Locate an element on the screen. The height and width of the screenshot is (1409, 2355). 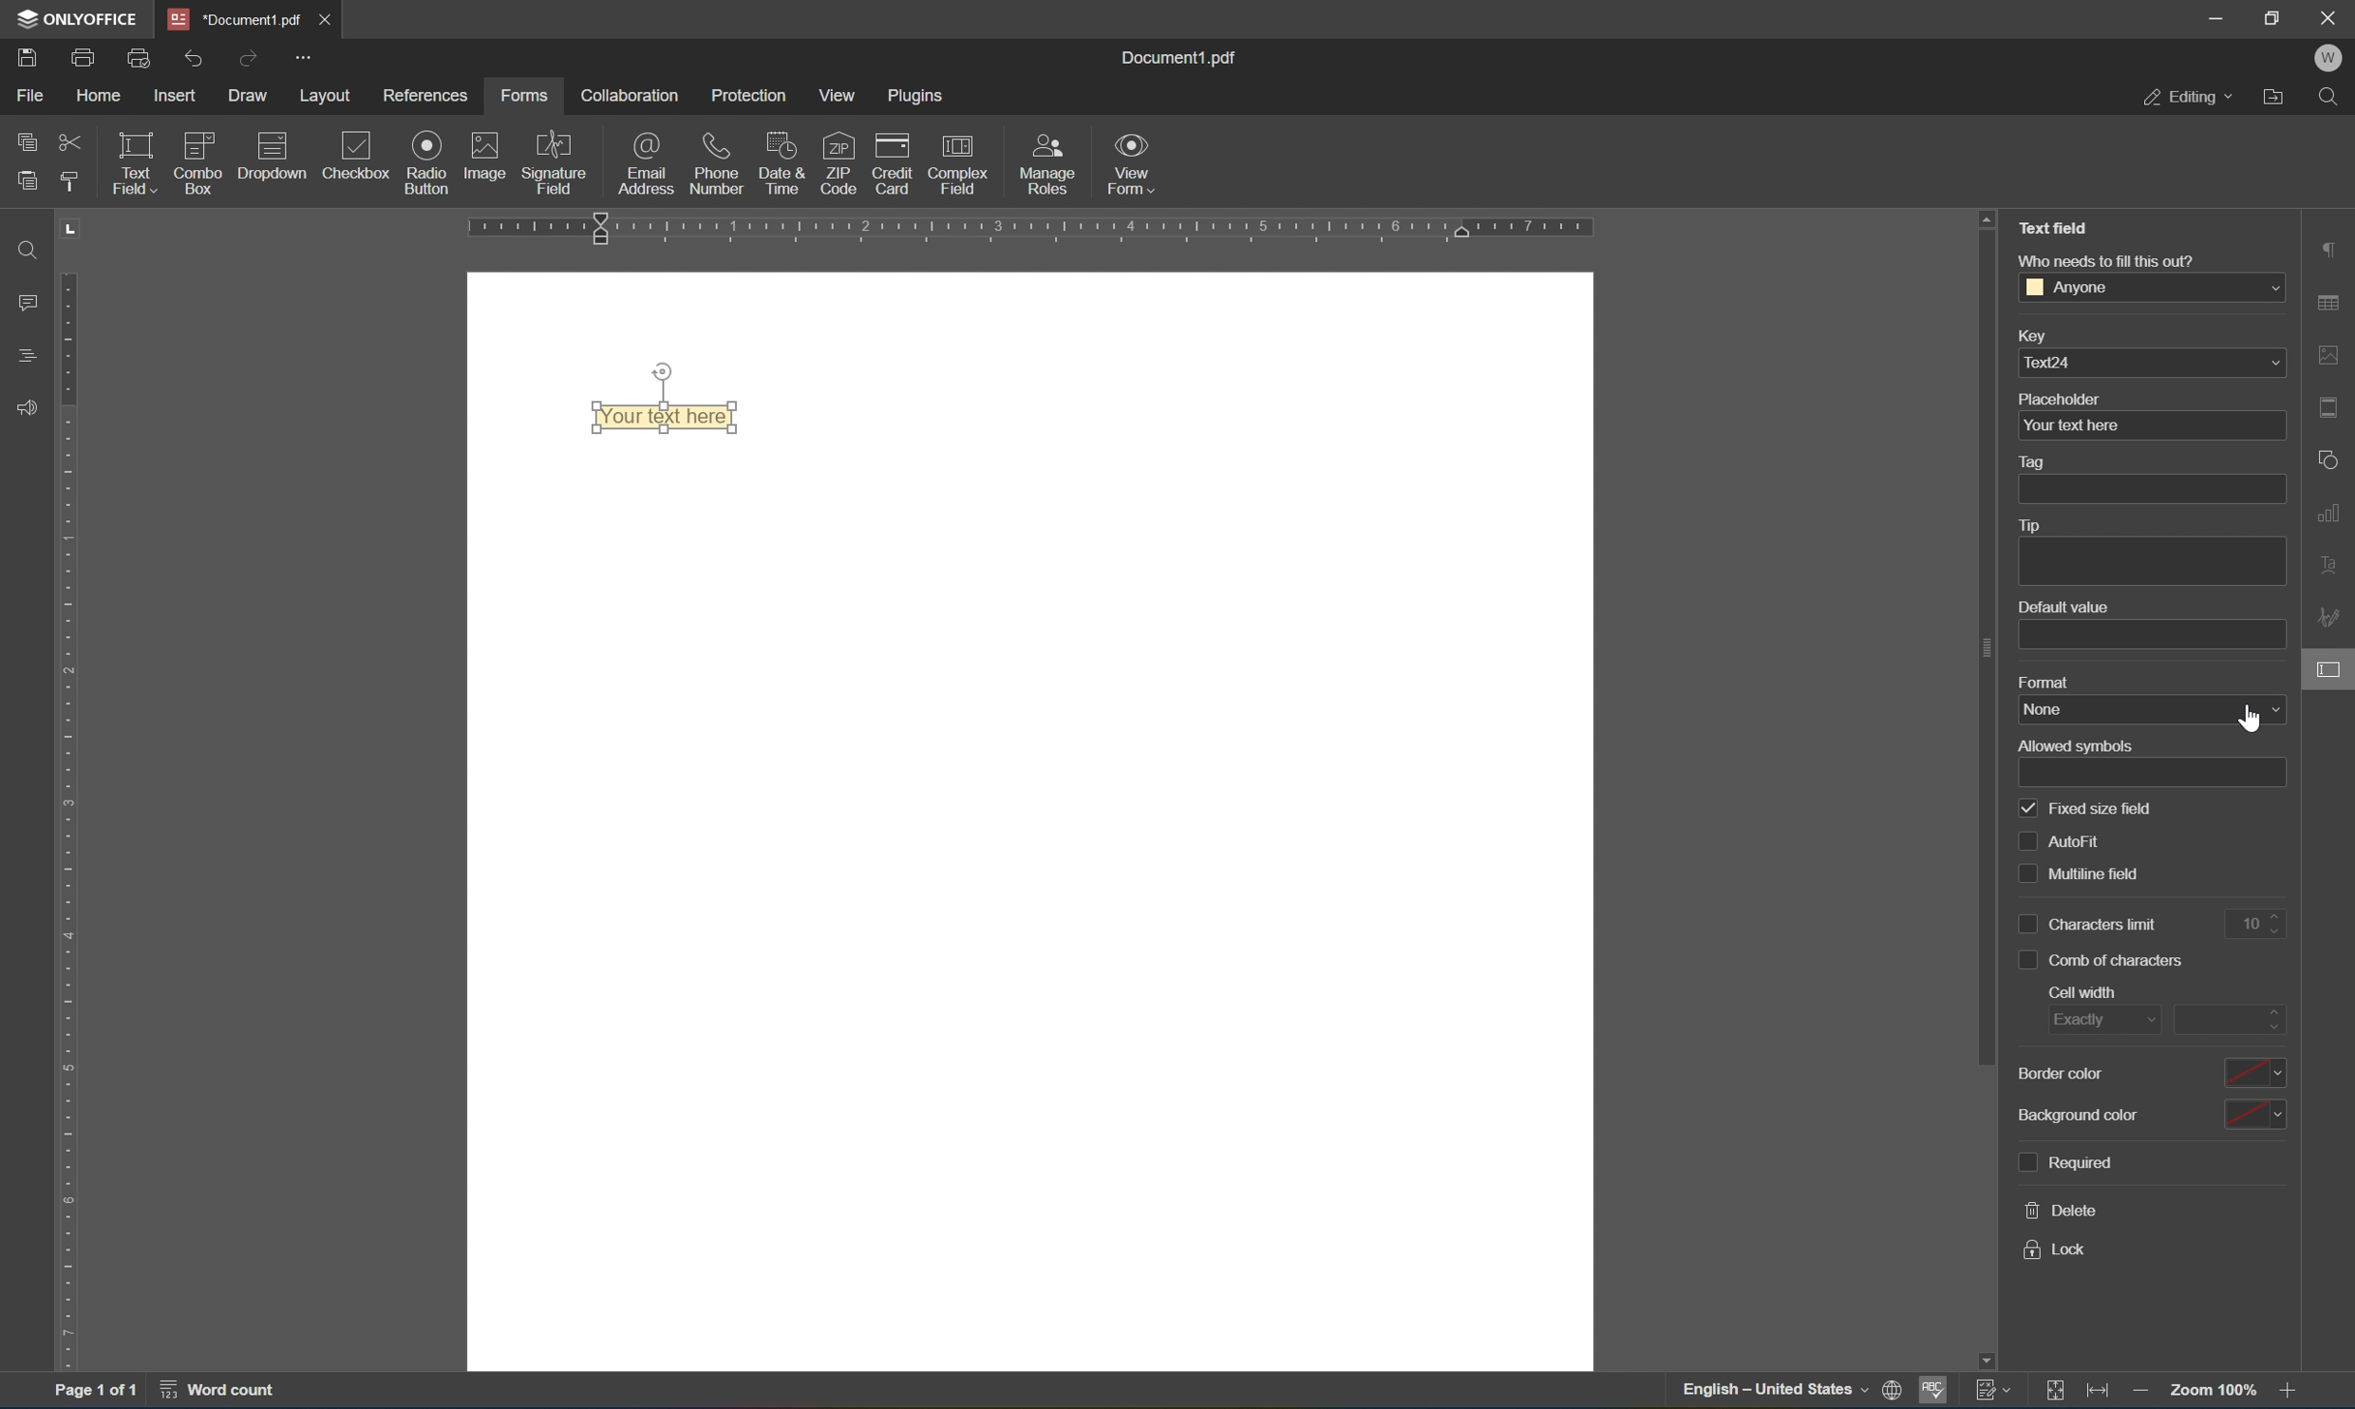
key is located at coordinates (2030, 338).